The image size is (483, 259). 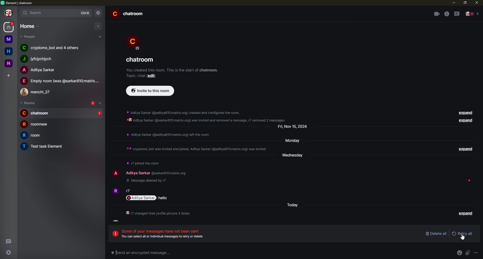 What do you see at coordinates (99, 113) in the screenshot?
I see `error` at bounding box center [99, 113].